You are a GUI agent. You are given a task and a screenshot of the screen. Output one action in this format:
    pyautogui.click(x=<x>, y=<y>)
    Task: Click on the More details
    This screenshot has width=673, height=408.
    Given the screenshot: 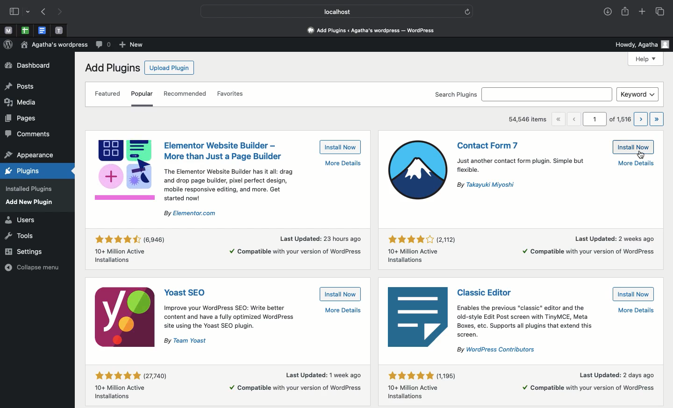 What is the action you would take?
    pyautogui.click(x=638, y=166)
    